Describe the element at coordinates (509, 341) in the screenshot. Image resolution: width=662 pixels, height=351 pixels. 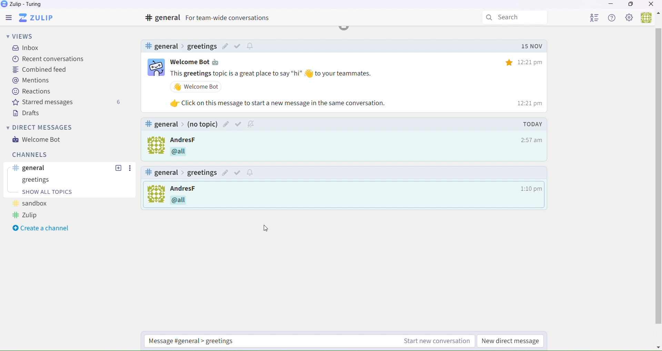
I see `New direct message` at that location.